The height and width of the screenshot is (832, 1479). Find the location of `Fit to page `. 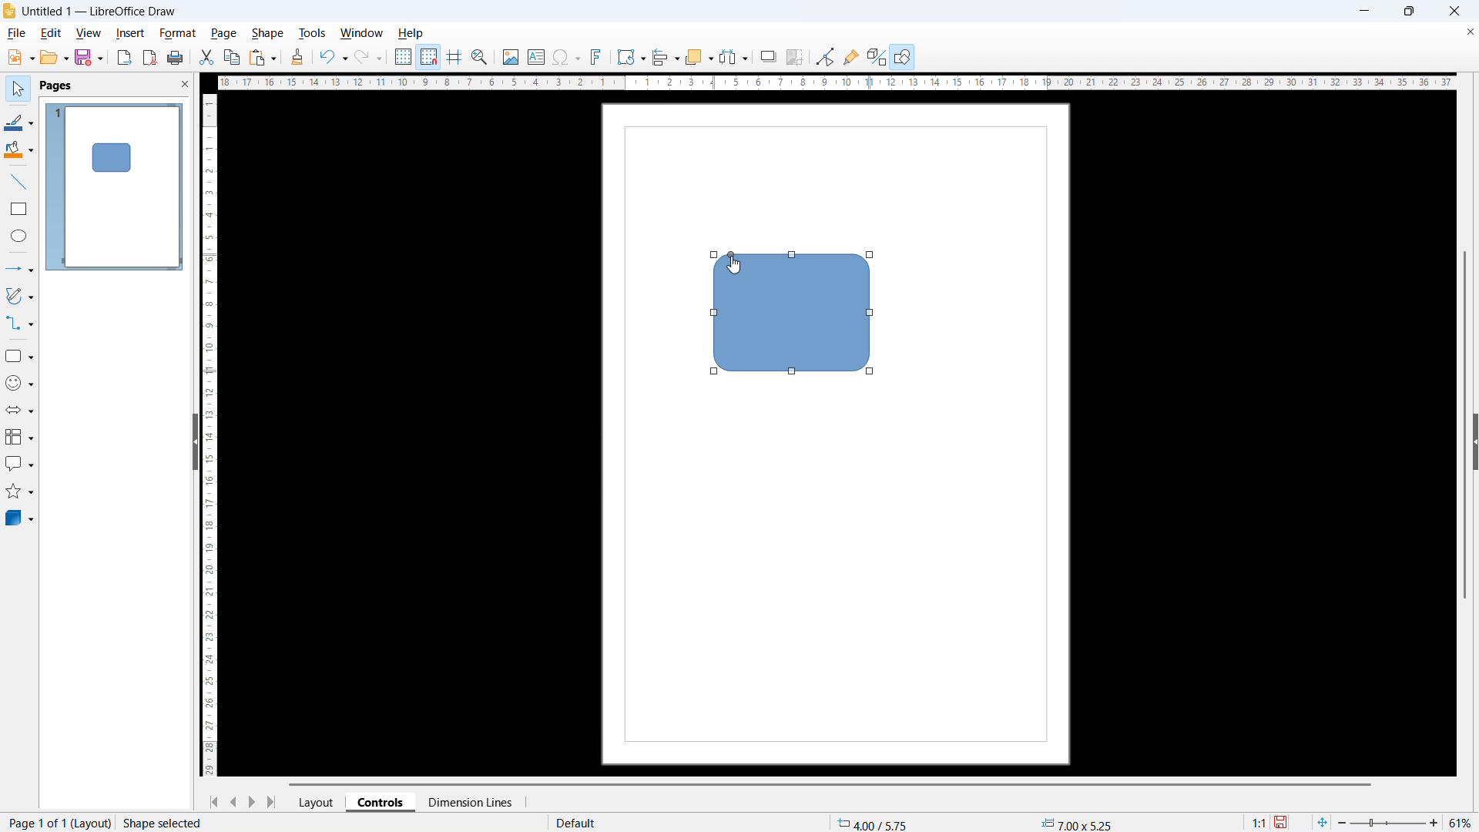

Fit to page  is located at coordinates (1323, 821).